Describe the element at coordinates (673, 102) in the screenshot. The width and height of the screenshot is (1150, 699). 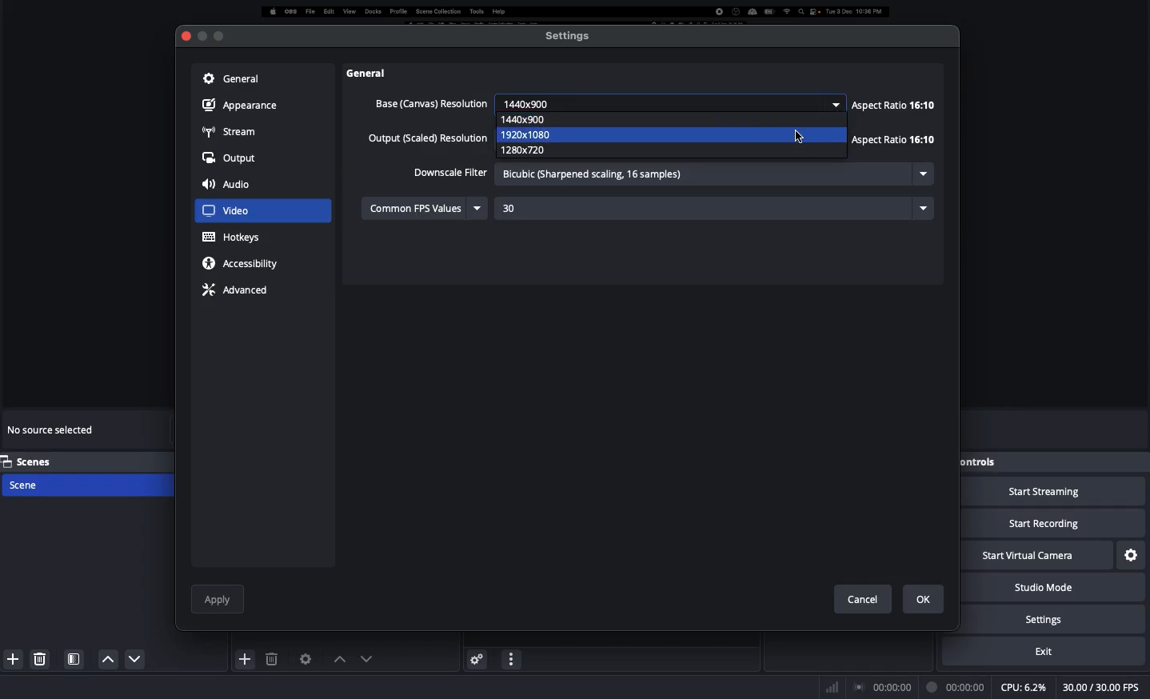
I see `1440x900 ` at that location.